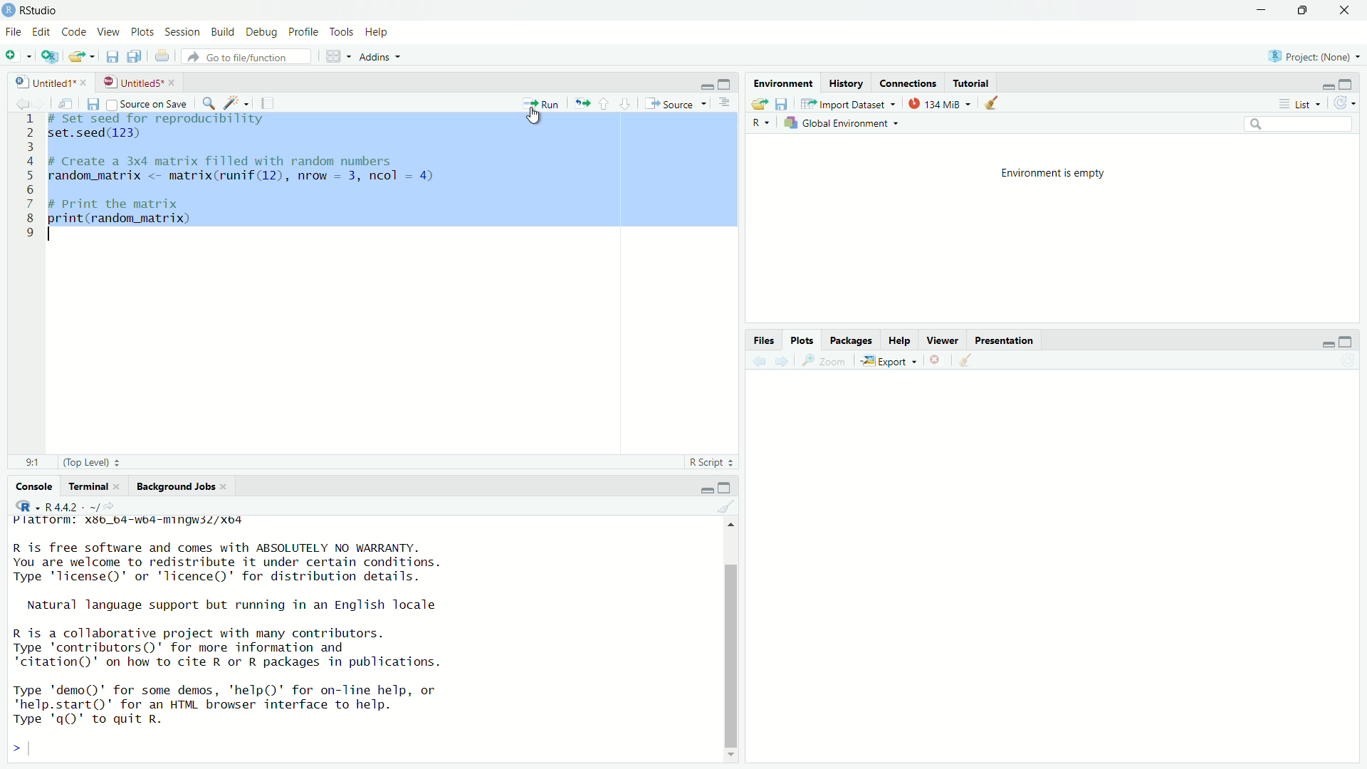 The image size is (1367, 769). Describe the element at coordinates (760, 362) in the screenshot. I see `back` at that location.